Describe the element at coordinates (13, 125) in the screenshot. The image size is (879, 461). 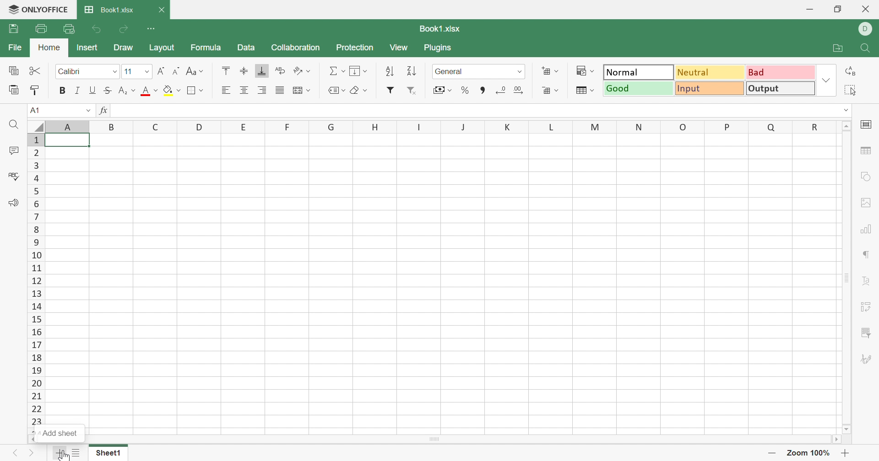
I see `Find` at that location.